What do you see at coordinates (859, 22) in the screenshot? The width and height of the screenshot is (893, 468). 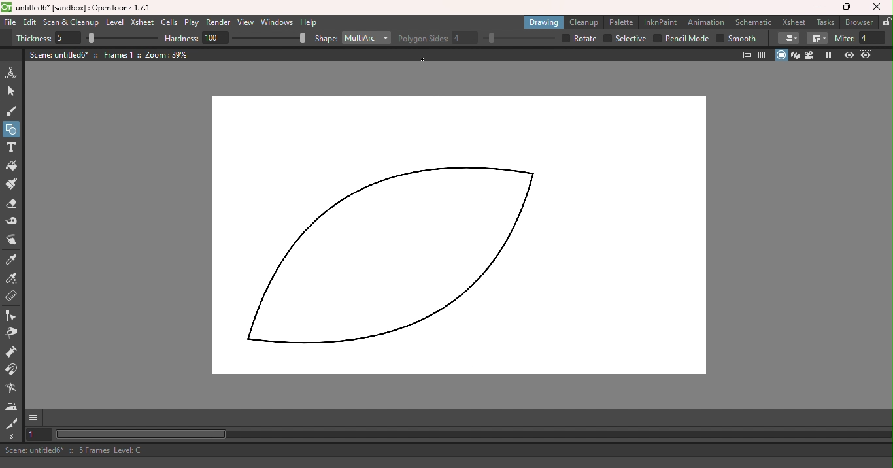 I see `Browser` at bounding box center [859, 22].